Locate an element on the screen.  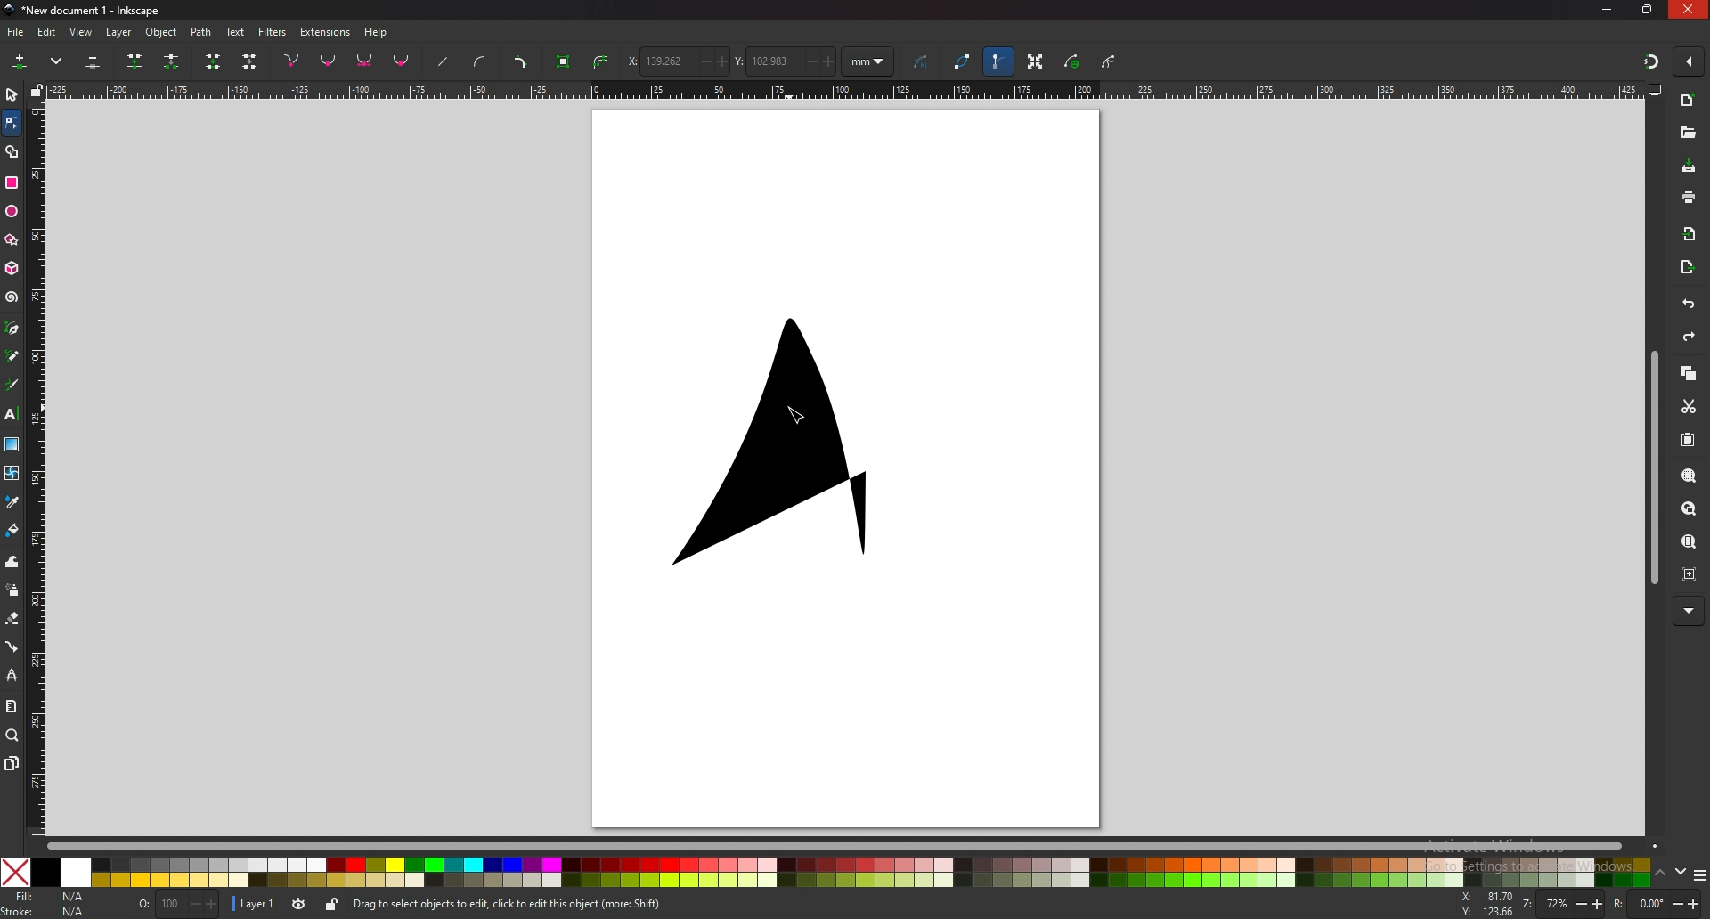
zoom centre page is located at coordinates (1690, 575).